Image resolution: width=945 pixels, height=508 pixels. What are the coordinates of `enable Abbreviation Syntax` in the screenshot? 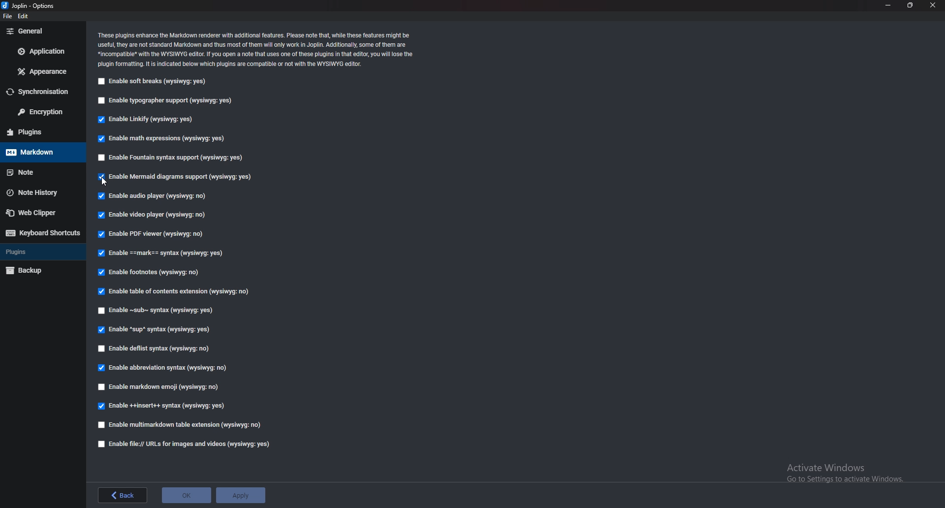 It's located at (164, 368).